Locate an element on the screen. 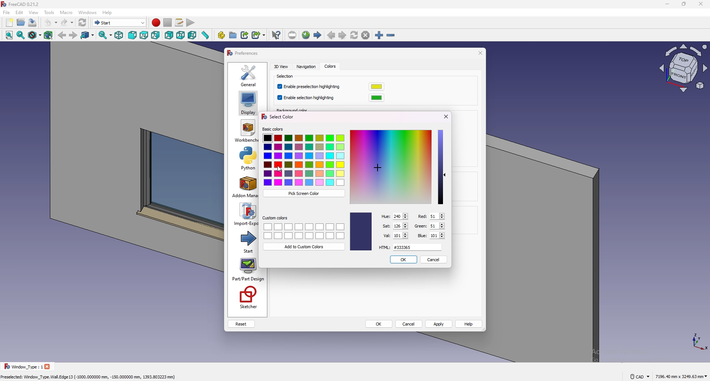 This screenshot has height=381, width=710. bounding box is located at coordinates (49, 35).